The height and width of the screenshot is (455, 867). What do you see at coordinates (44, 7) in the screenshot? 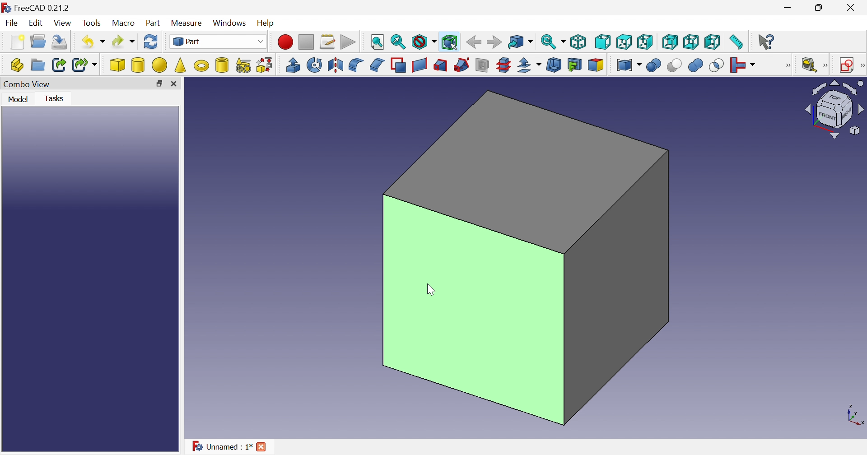
I see `FreeCAD 0.21.2` at bounding box center [44, 7].